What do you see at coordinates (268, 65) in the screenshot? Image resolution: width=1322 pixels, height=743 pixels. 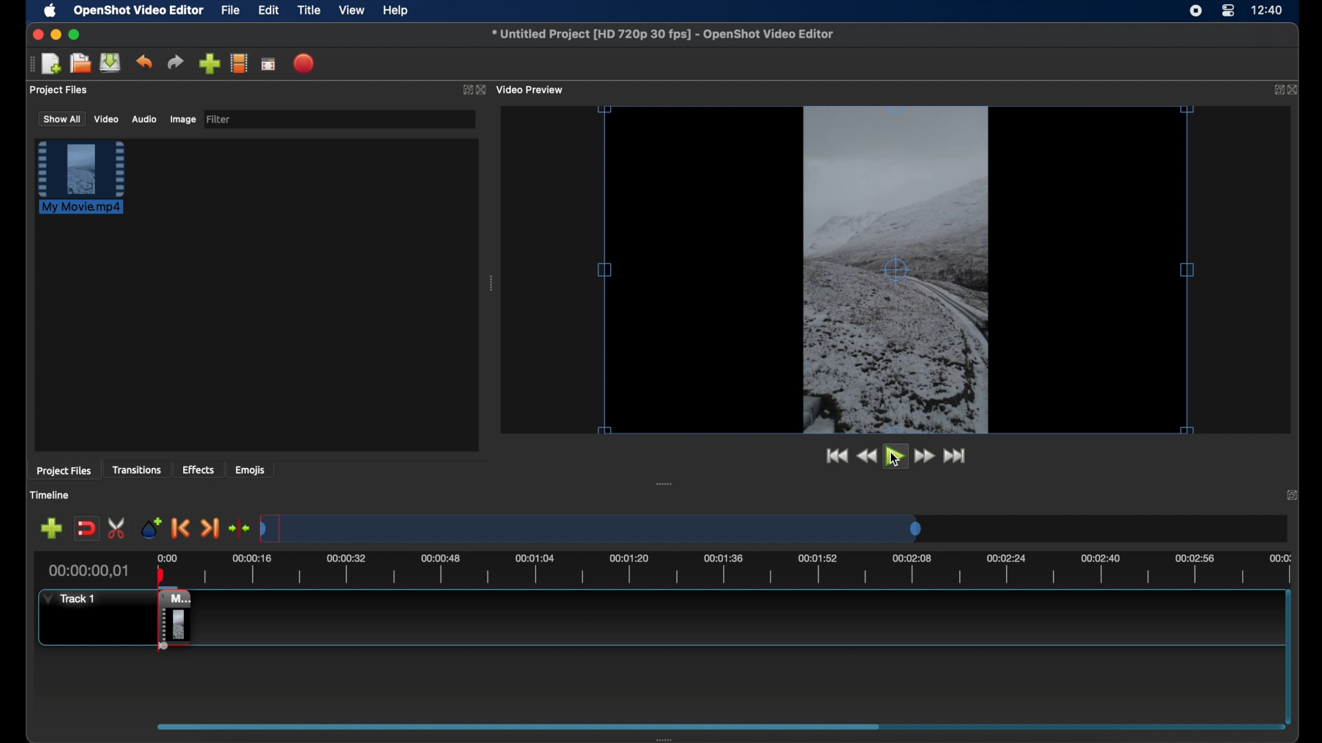 I see `full screen` at bounding box center [268, 65].